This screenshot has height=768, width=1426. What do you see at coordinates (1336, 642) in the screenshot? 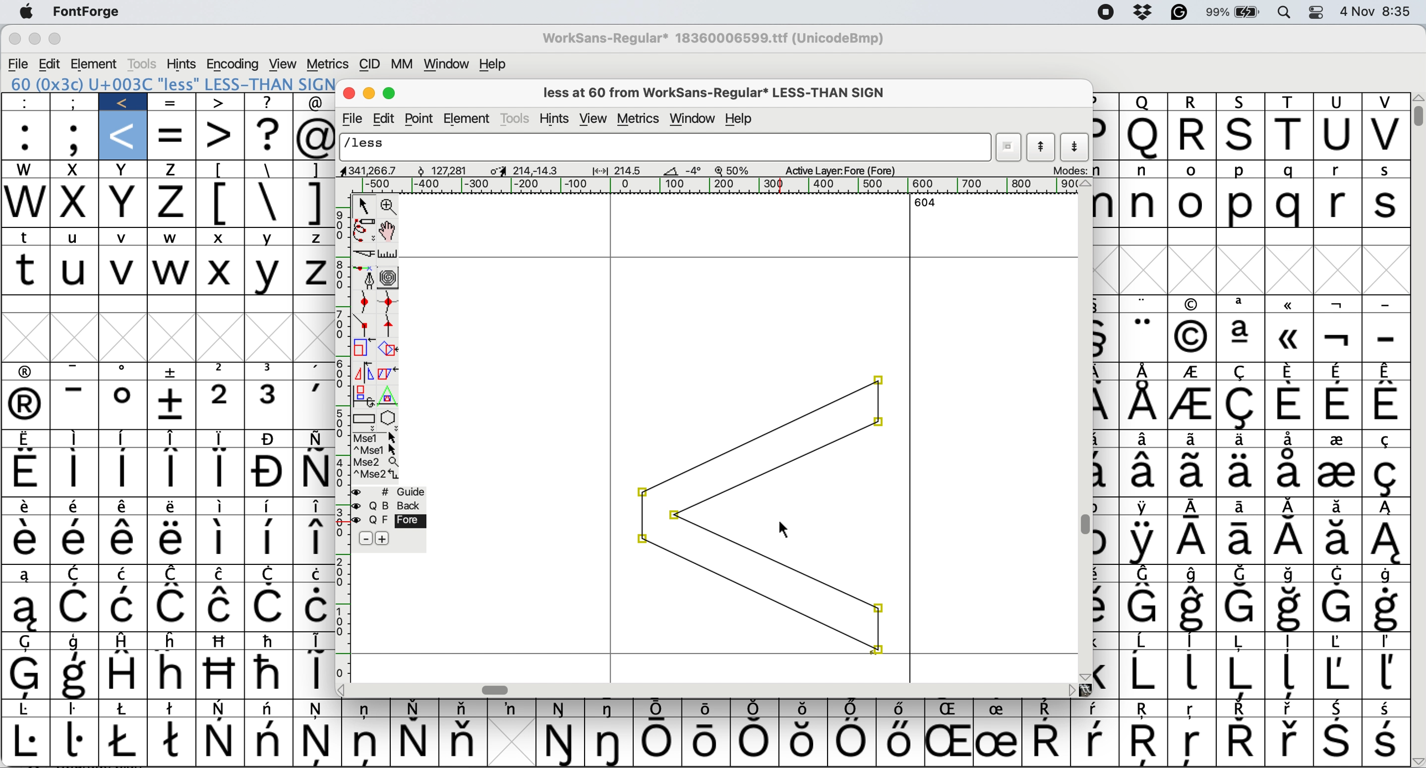
I see `Symbol` at bounding box center [1336, 642].